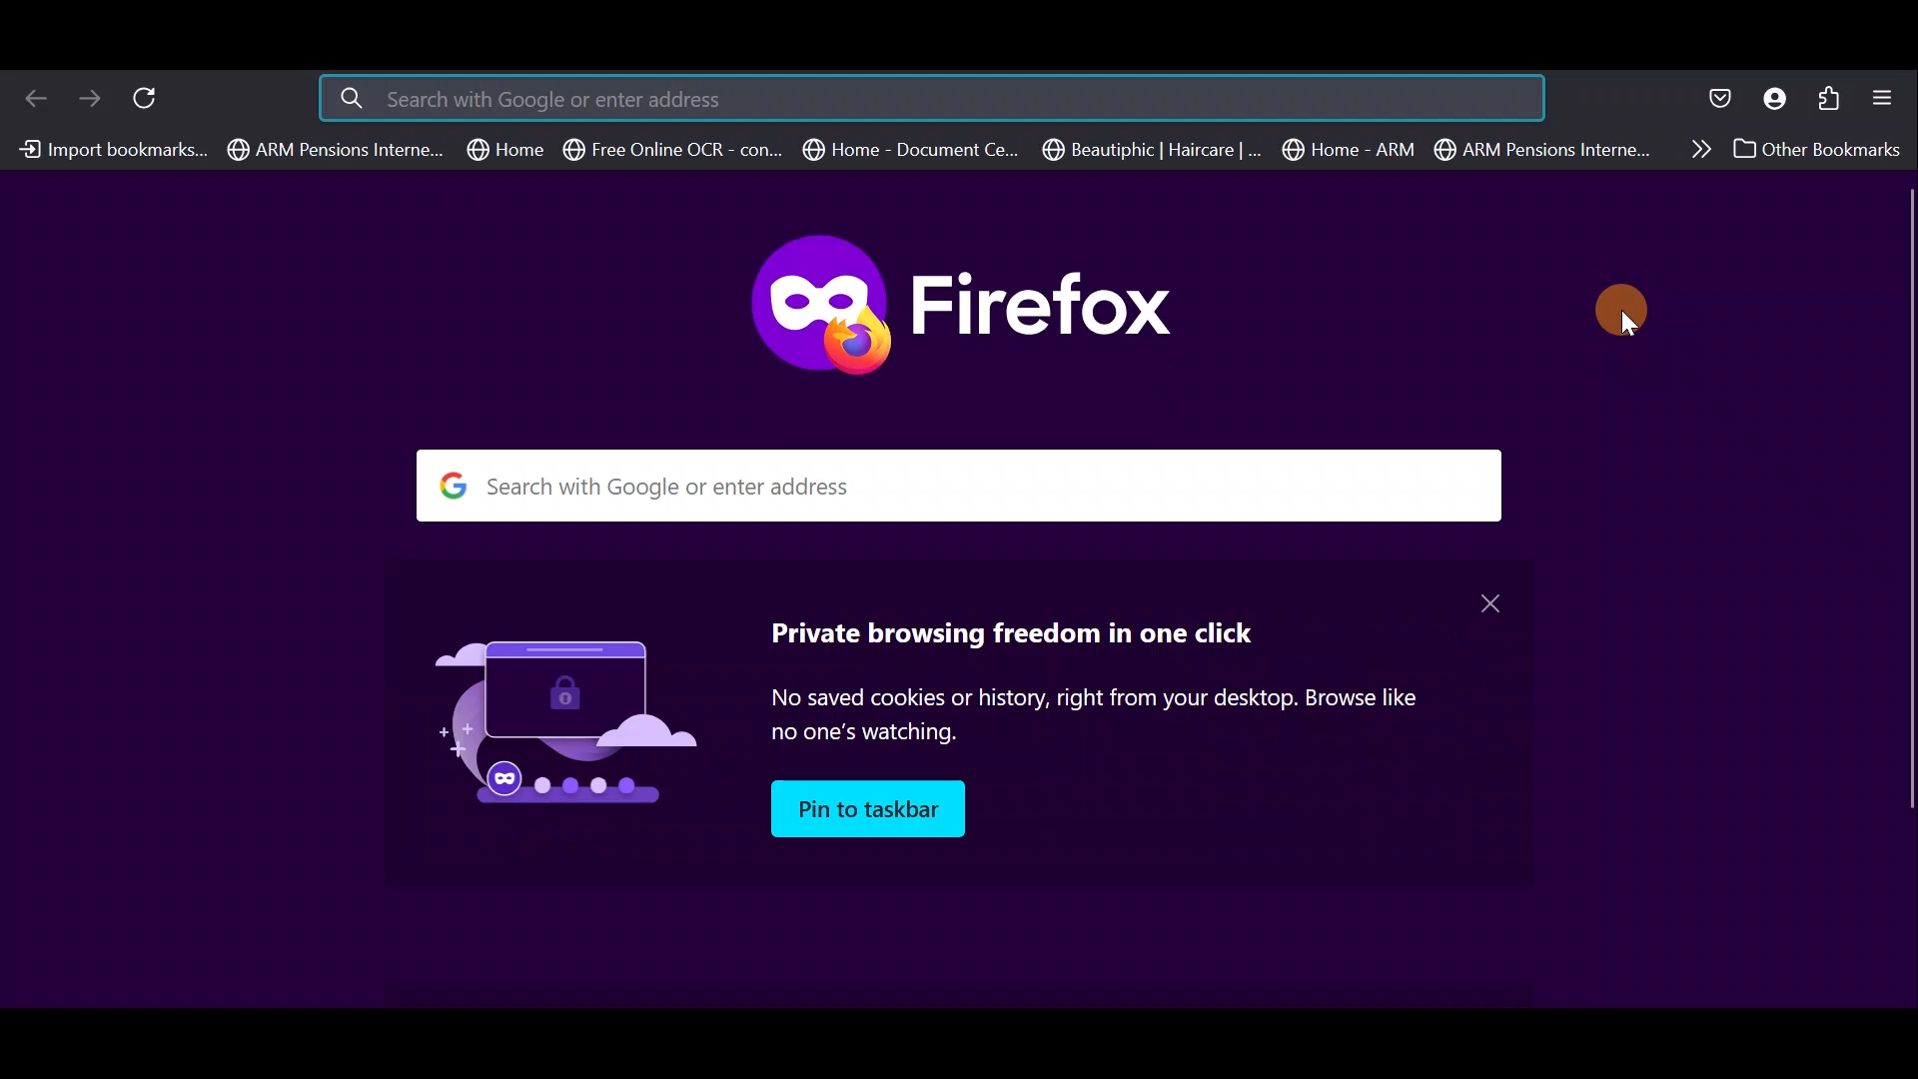 The height and width of the screenshot is (1079, 1918). What do you see at coordinates (507, 149) in the screenshot?
I see `Home` at bounding box center [507, 149].